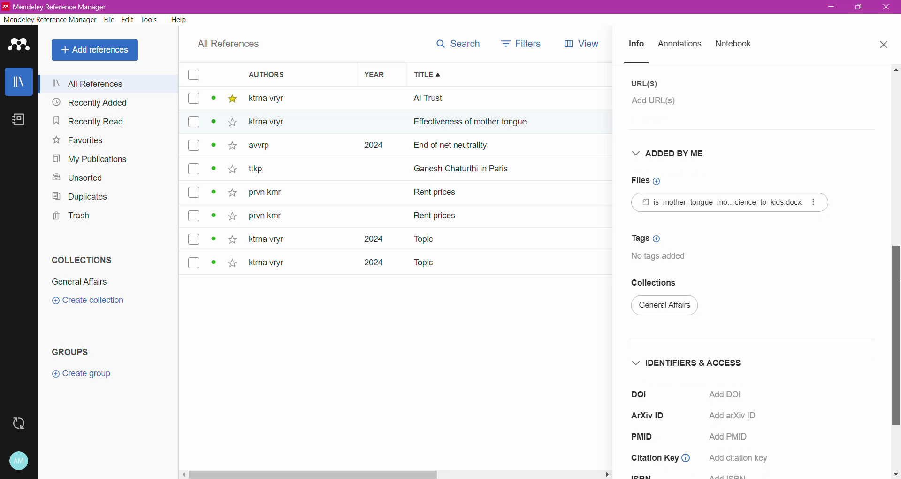  What do you see at coordinates (680, 45) in the screenshot?
I see `Annotations` at bounding box center [680, 45].